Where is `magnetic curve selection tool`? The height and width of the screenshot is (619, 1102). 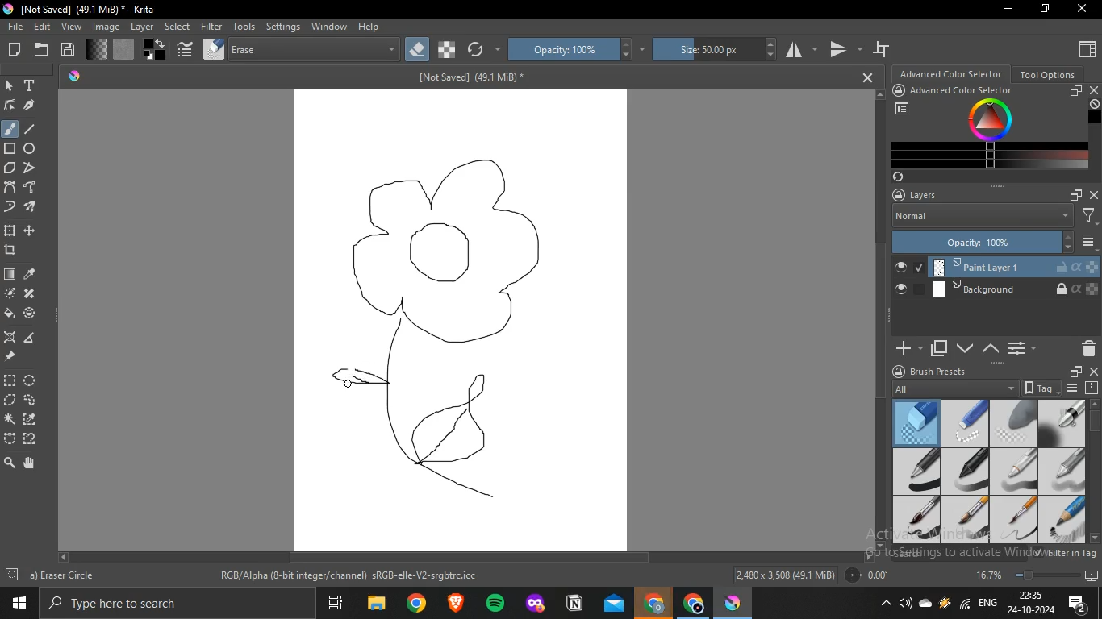
magnetic curve selection tool is located at coordinates (31, 438).